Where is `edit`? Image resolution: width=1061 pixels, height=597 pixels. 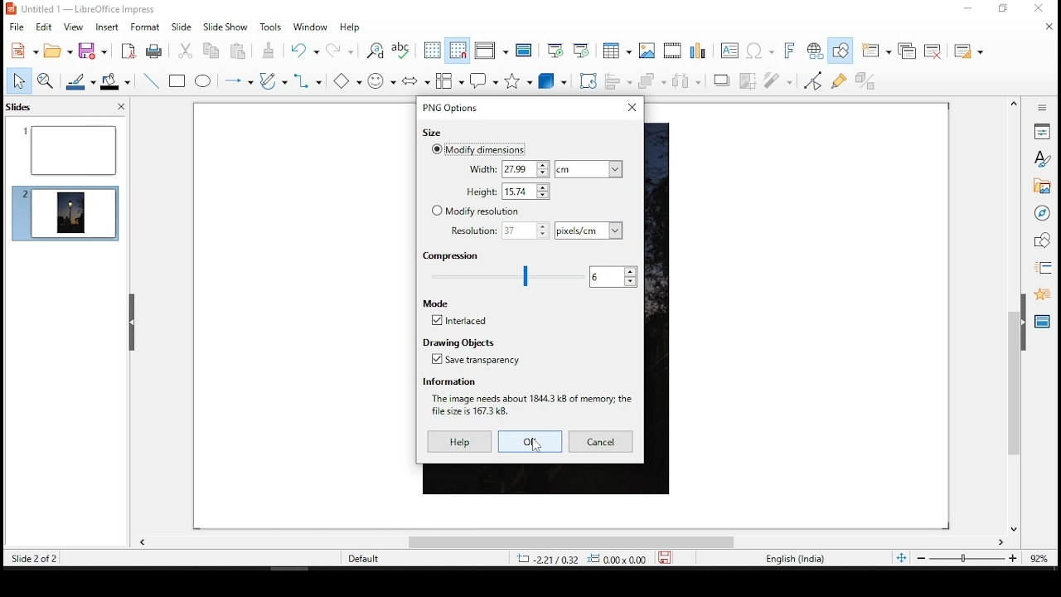
edit is located at coordinates (42, 26).